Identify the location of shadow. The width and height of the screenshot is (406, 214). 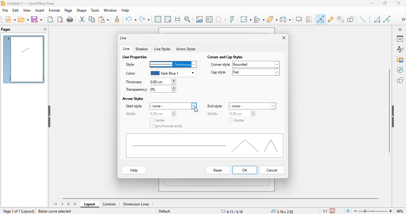
(299, 19).